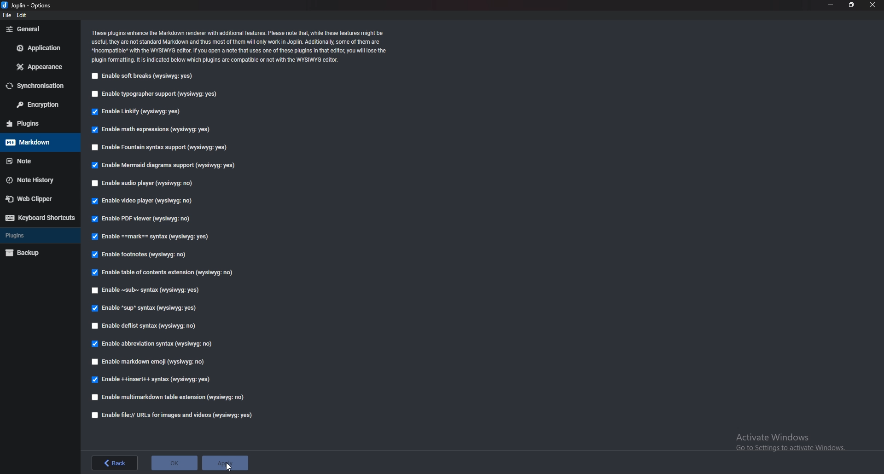 This screenshot has height=474, width=884. What do you see at coordinates (38, 104) in the screenshot?
I see `Encryption` at bounding box center [38, 104].